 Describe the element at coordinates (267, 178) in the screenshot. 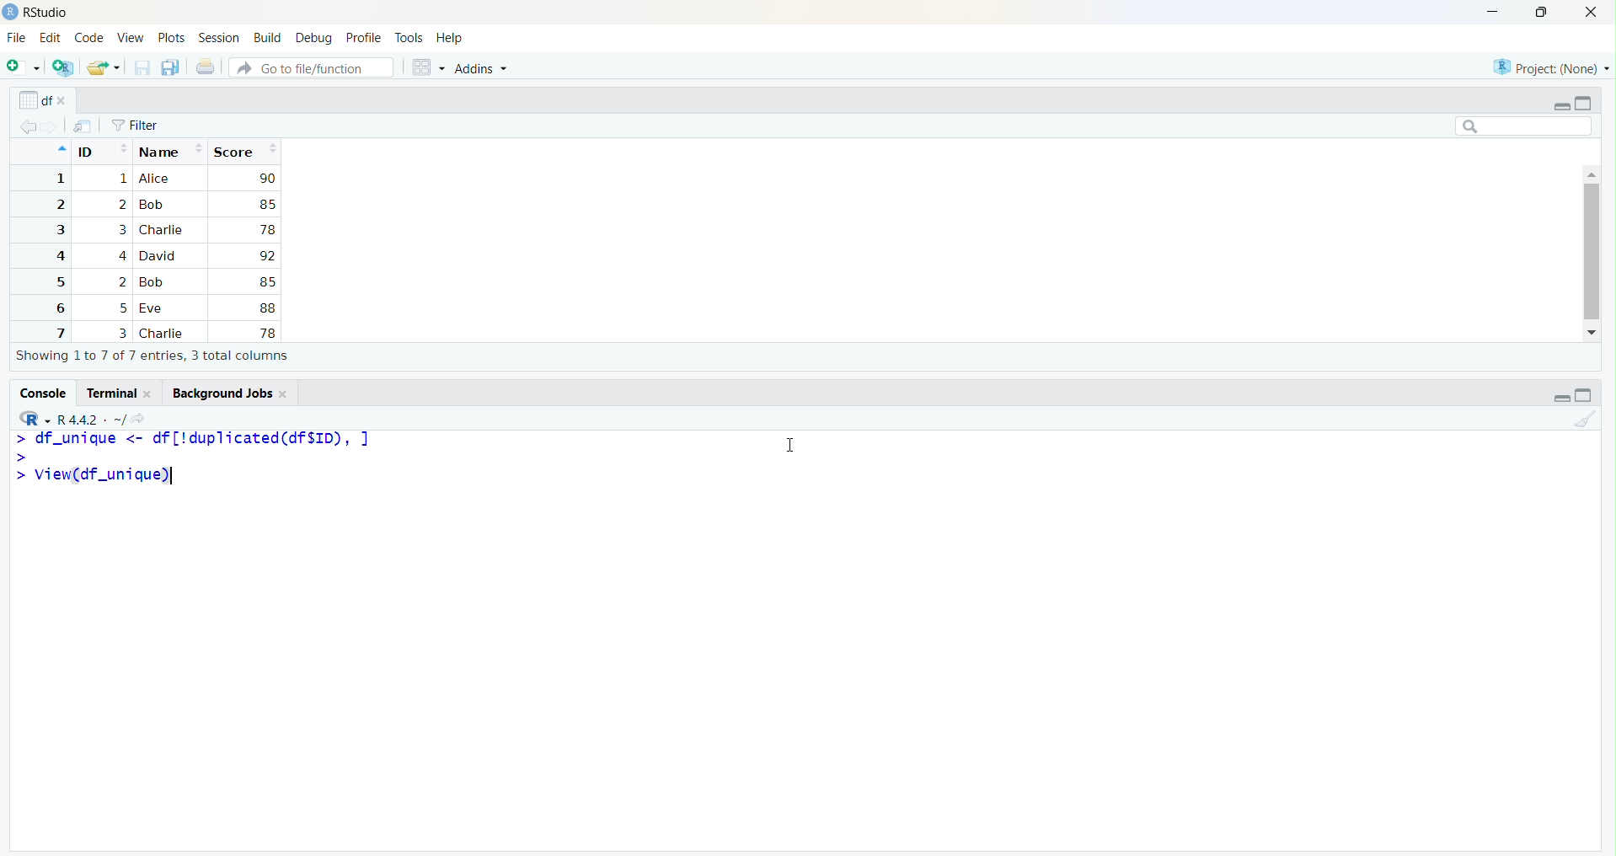

I see `90` at that location.